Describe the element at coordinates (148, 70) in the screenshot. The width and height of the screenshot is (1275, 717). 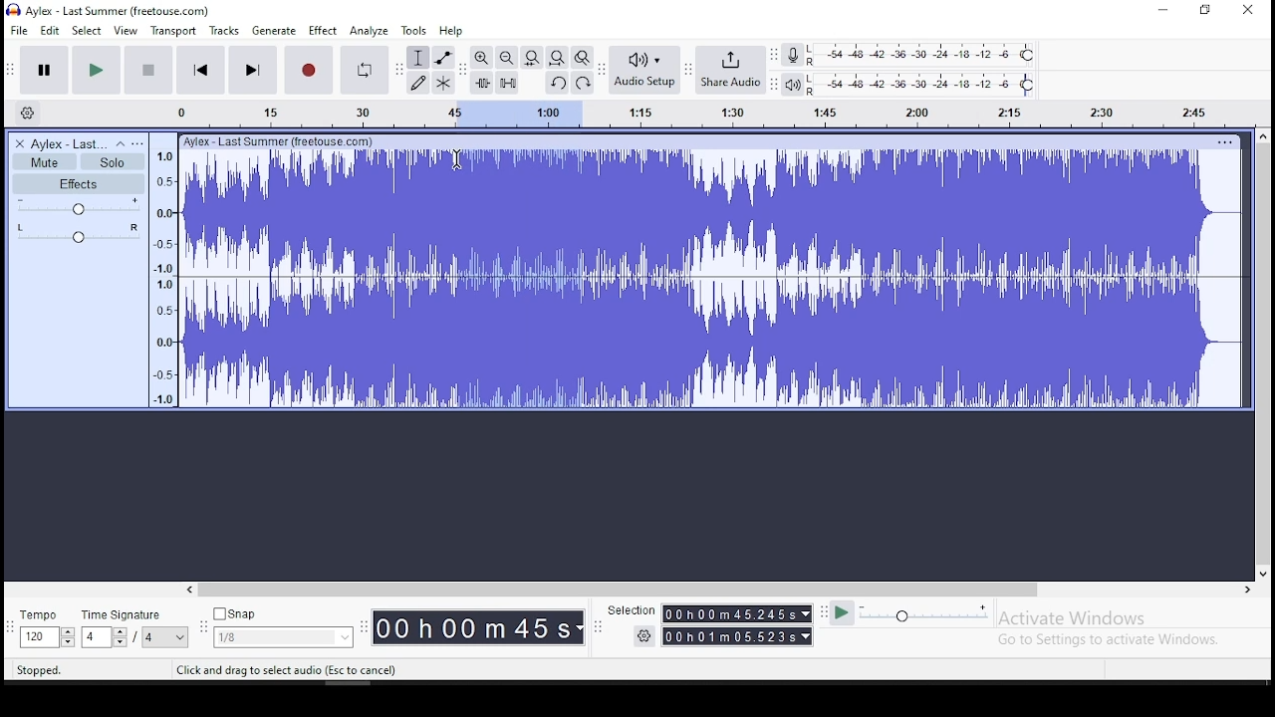
I see `stop` at that location.